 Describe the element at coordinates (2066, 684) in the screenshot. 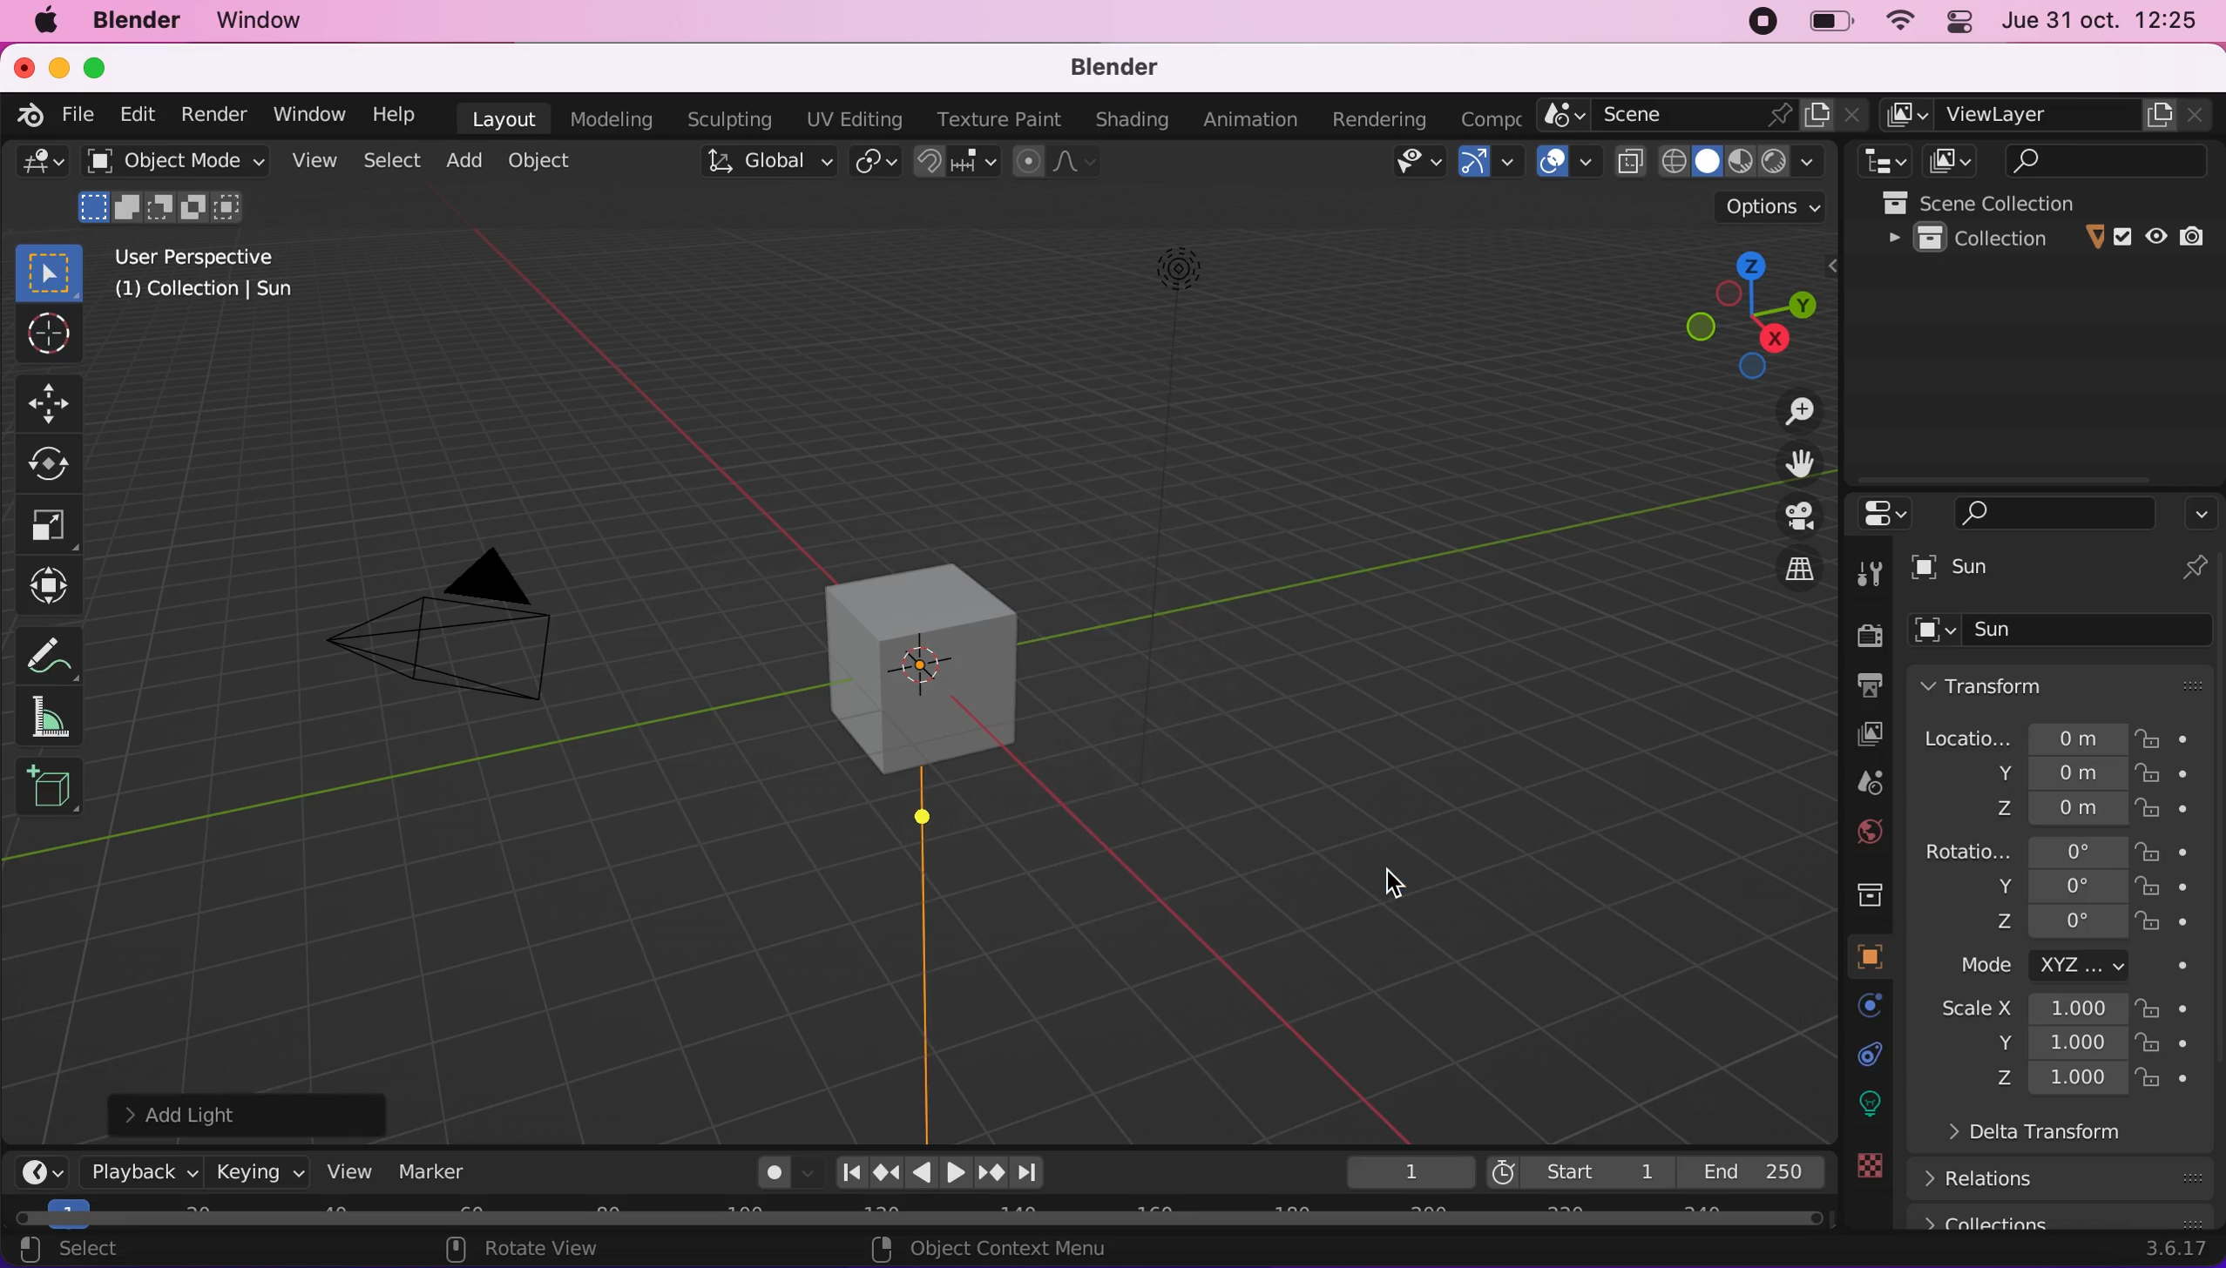

I see `transform` at that location.